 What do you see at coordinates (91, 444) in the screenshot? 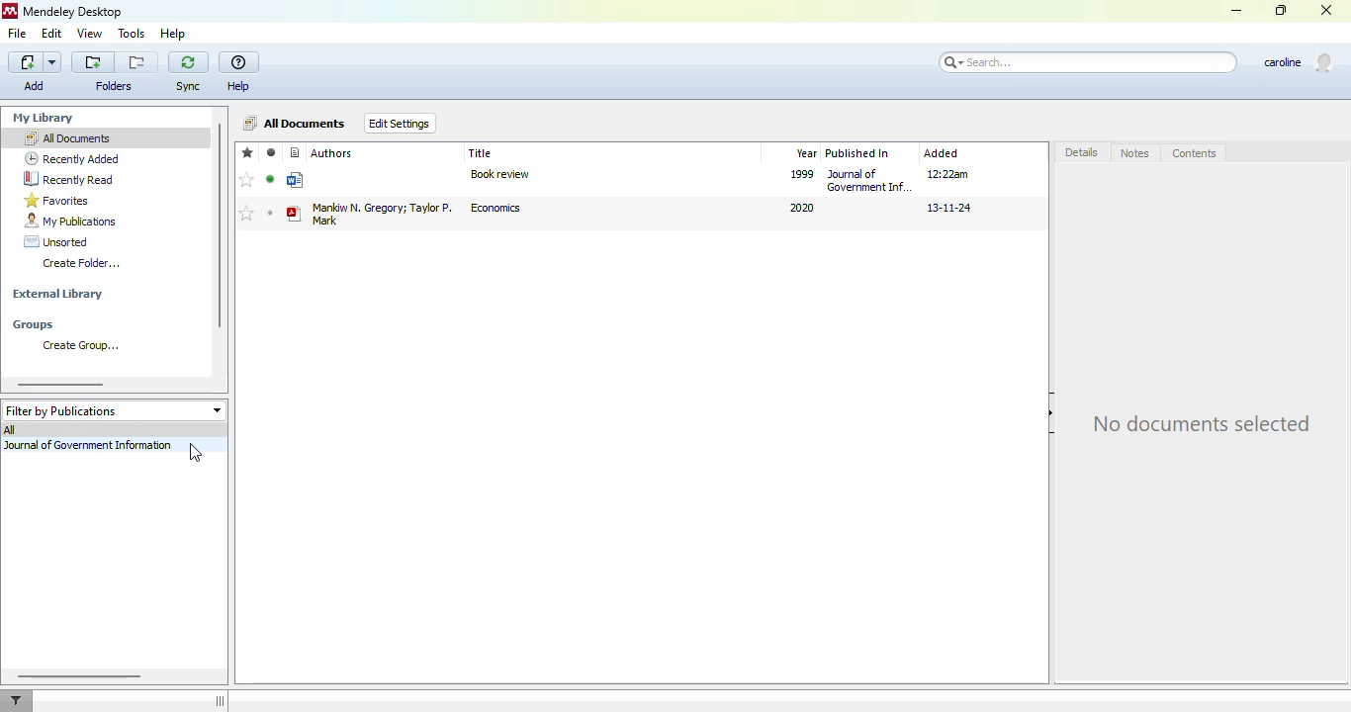
I see `journal of government information` at bounding box center [91, 444].